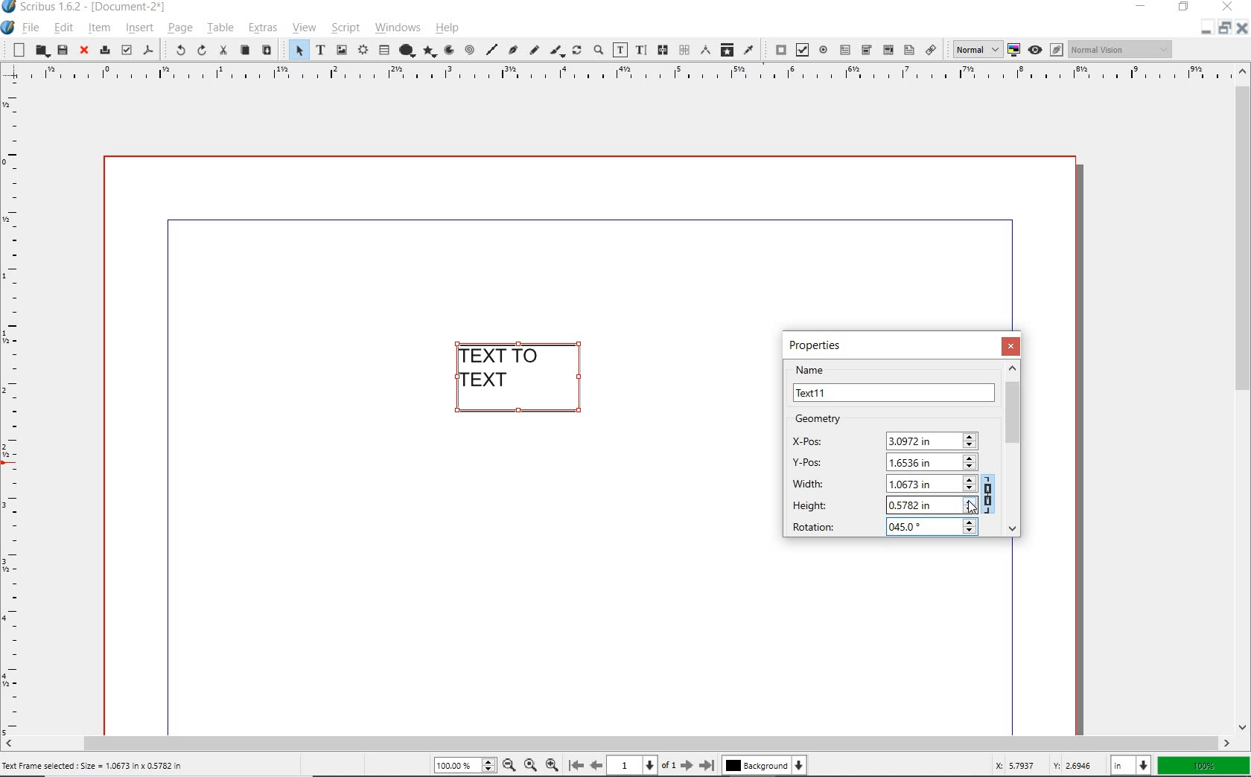  Describe the element at coordinates (1014, 449) in the screenshot. I see `SCROLLBAR` at that location.